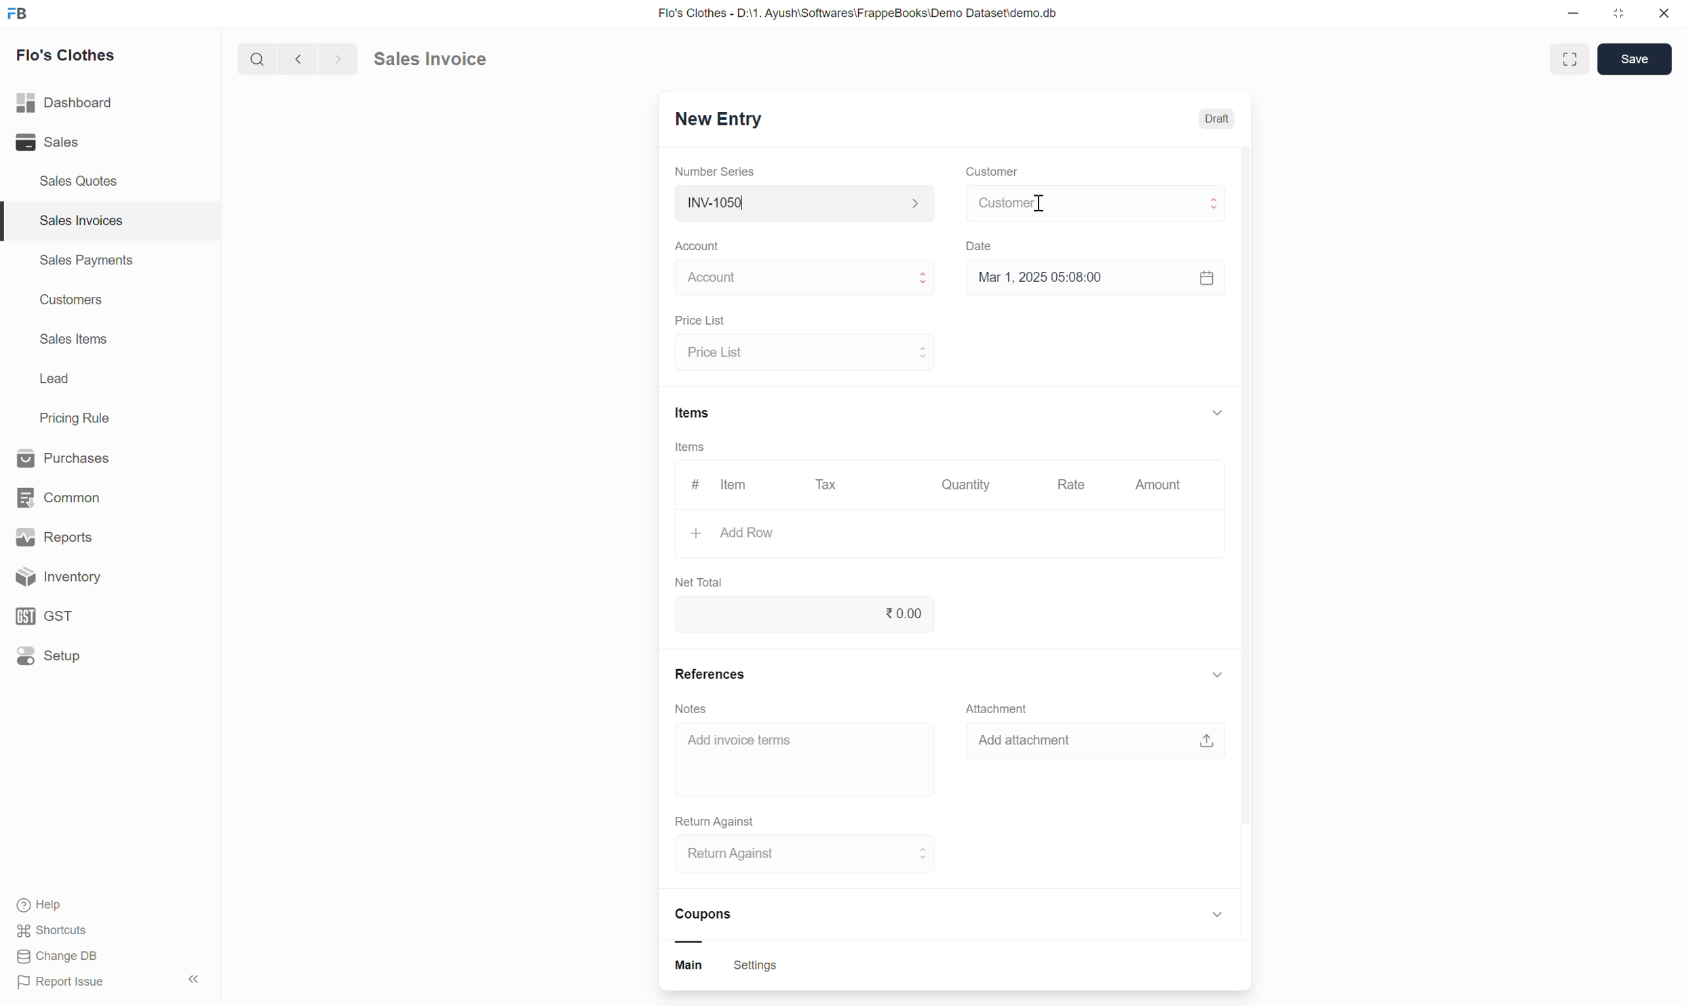  What do you see at coordinates (798, 282) in the screenshot?
I see `Select Account` at bounding box center [798, 282].